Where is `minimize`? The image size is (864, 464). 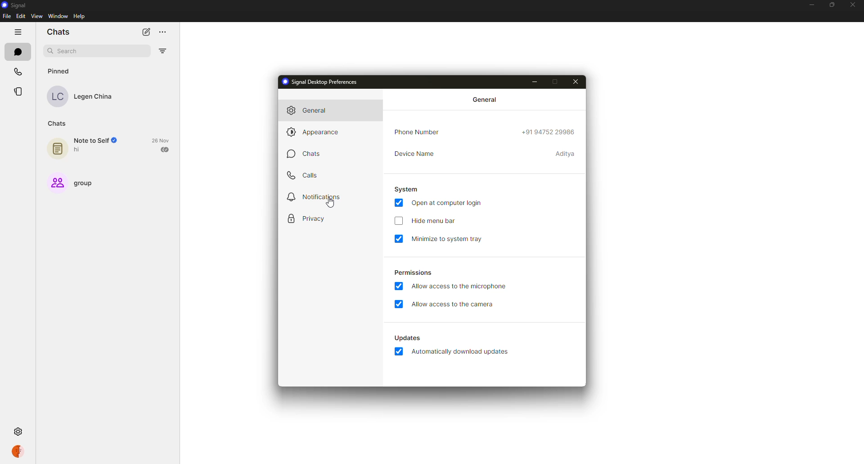
minimize is located at coordinates (810, 5).